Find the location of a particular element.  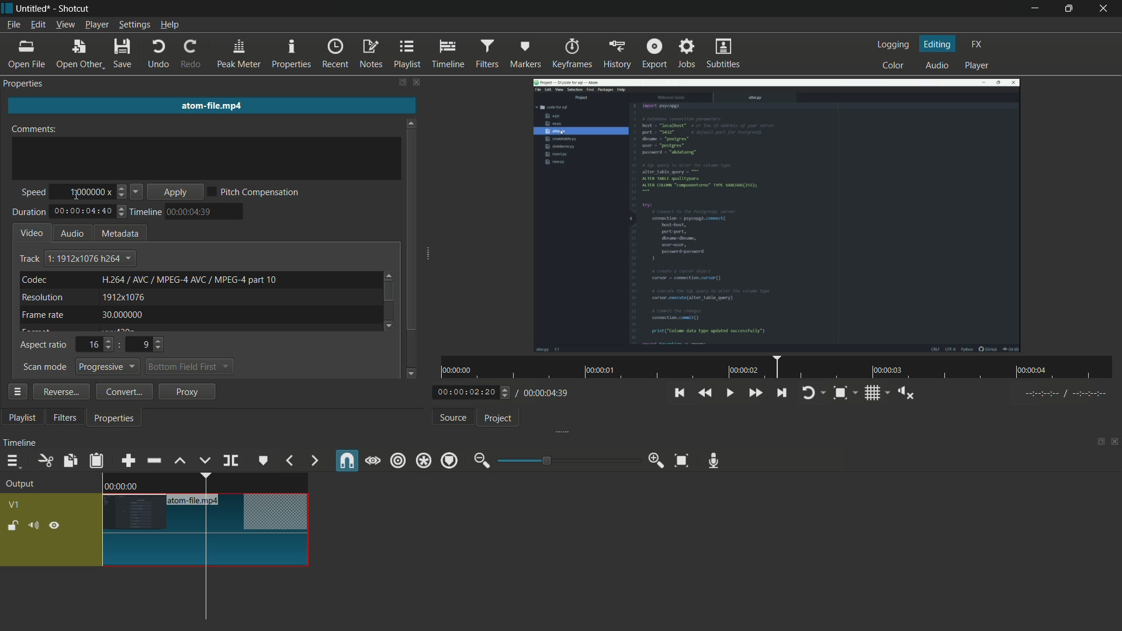

metadata is located at coordinates (118, 233).